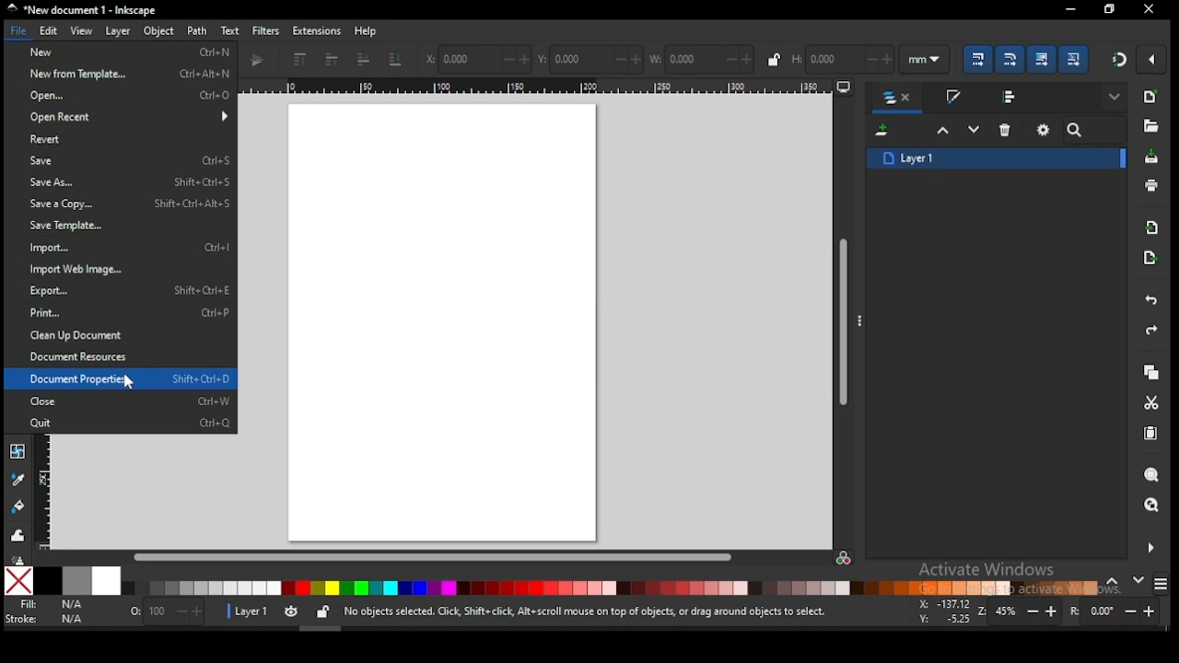 This screenshot has height=663, width=1179. I want to click on units, so click(925, 60).